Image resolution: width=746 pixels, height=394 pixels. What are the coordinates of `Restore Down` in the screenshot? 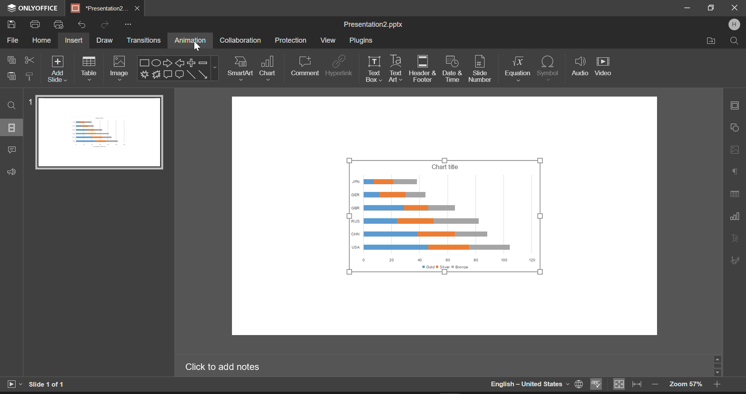 It's located at (688, 9).